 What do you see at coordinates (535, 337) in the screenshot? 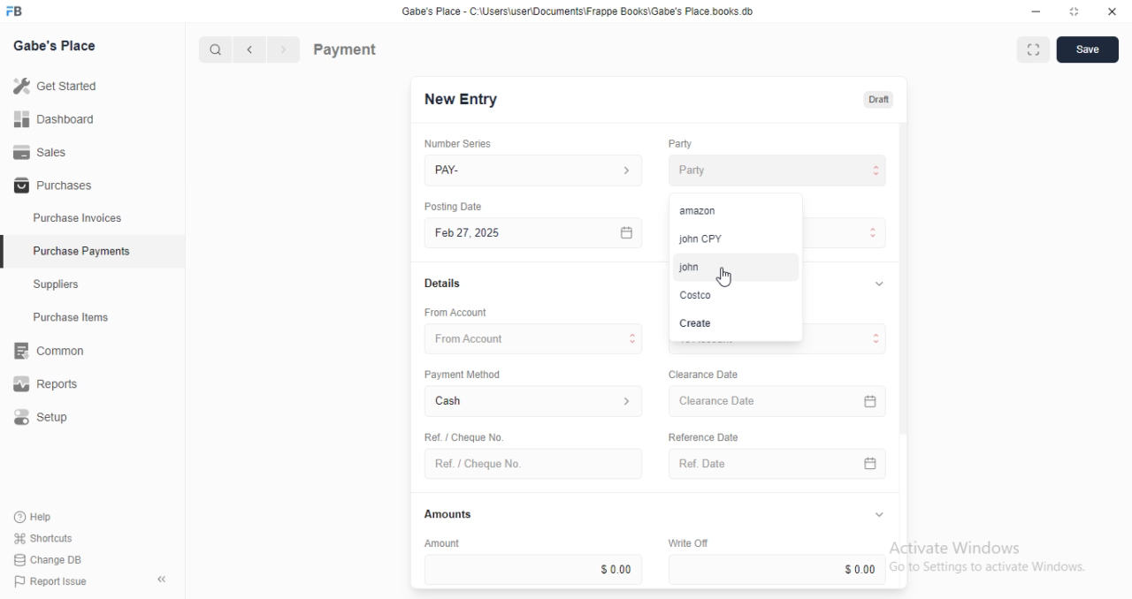
I see `From Account` at bounding box center [535, 337].